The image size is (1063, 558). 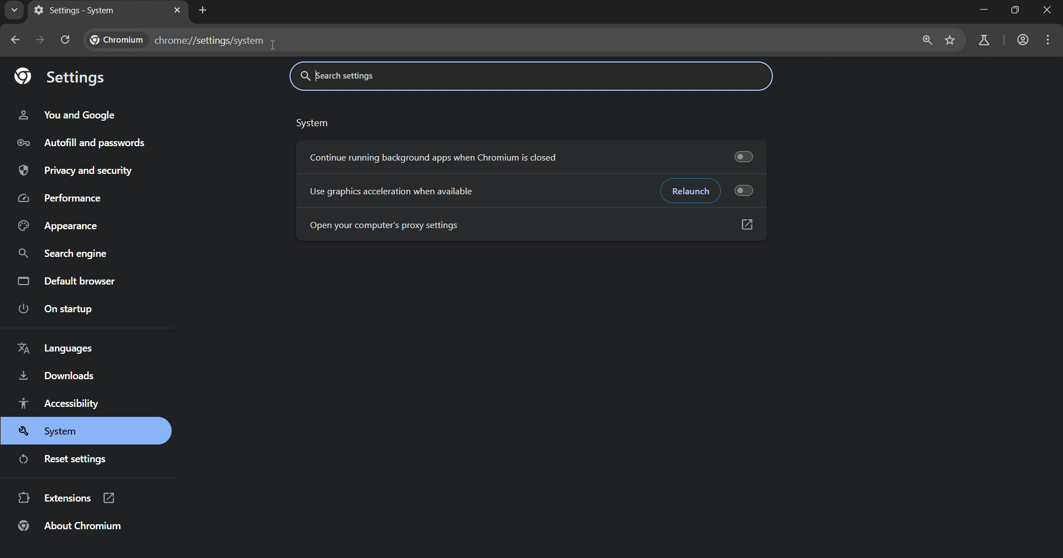 What do you see at coordinates (40, 40) in the screenshot?
I see `go forward one page` at bounding box center [40, 40].